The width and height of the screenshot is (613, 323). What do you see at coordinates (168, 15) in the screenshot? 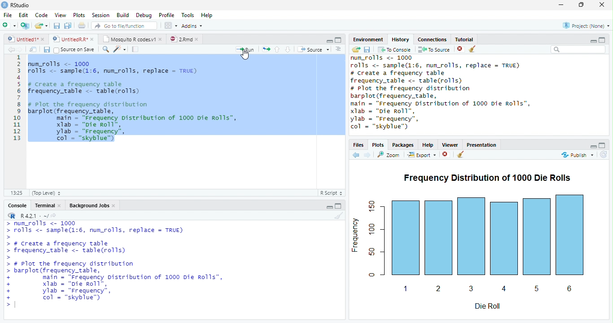
I see `Profile` at bounding box center [168, 15].